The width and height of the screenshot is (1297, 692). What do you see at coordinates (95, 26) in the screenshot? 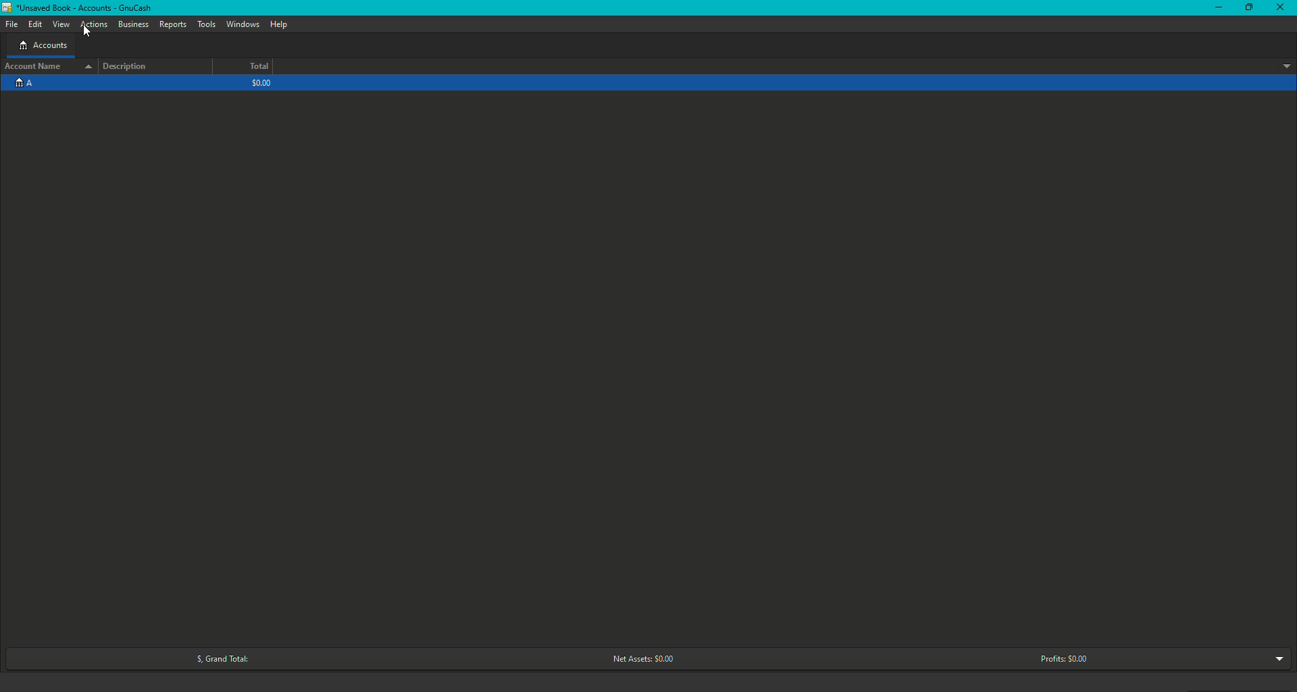
I see `Actions` at bounding box center [95, 26].